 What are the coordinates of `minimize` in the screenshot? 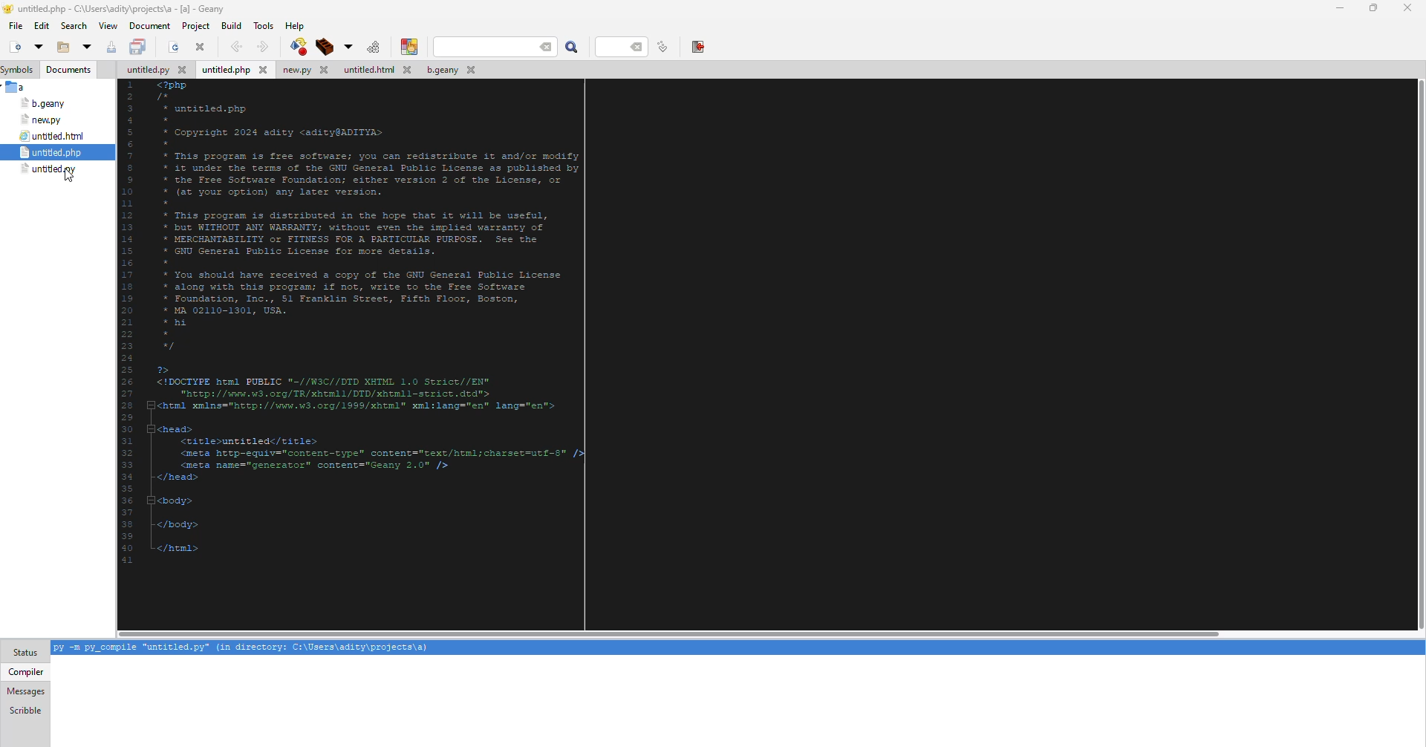 It's located at (1338, 7).